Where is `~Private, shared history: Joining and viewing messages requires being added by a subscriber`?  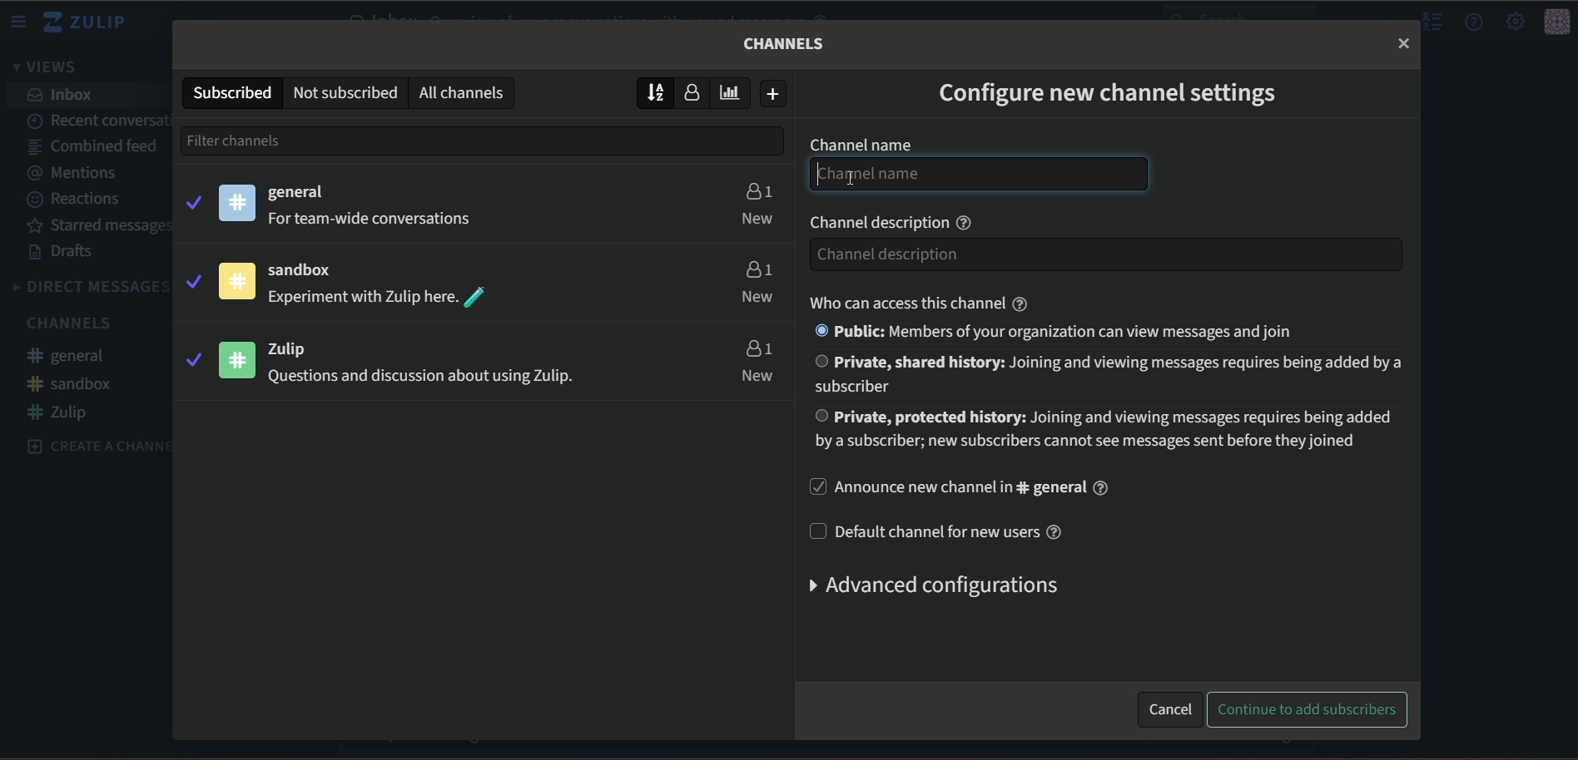
~Private, shared history: Joining and viewing messages requires being added by a subscriber is located at coordinates (1104, 373).